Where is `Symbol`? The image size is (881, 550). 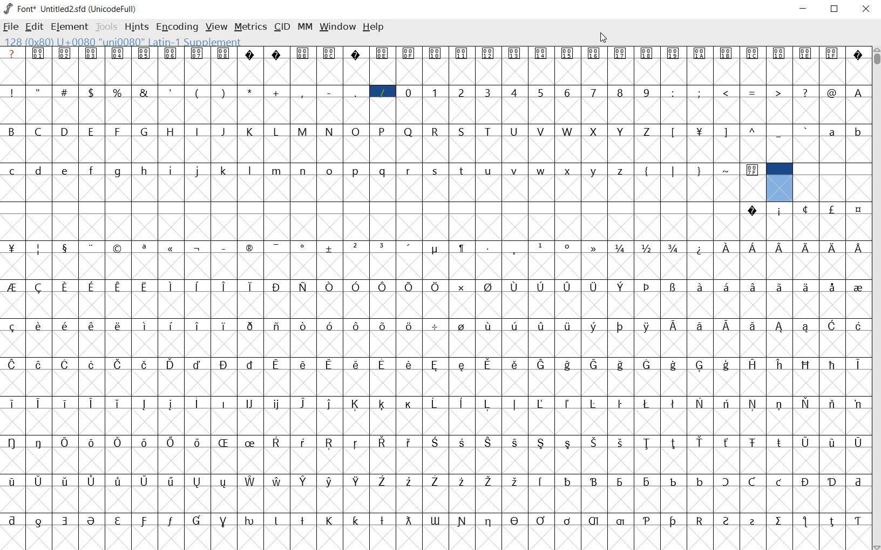 Symbol is located at coordinates (462, 248).